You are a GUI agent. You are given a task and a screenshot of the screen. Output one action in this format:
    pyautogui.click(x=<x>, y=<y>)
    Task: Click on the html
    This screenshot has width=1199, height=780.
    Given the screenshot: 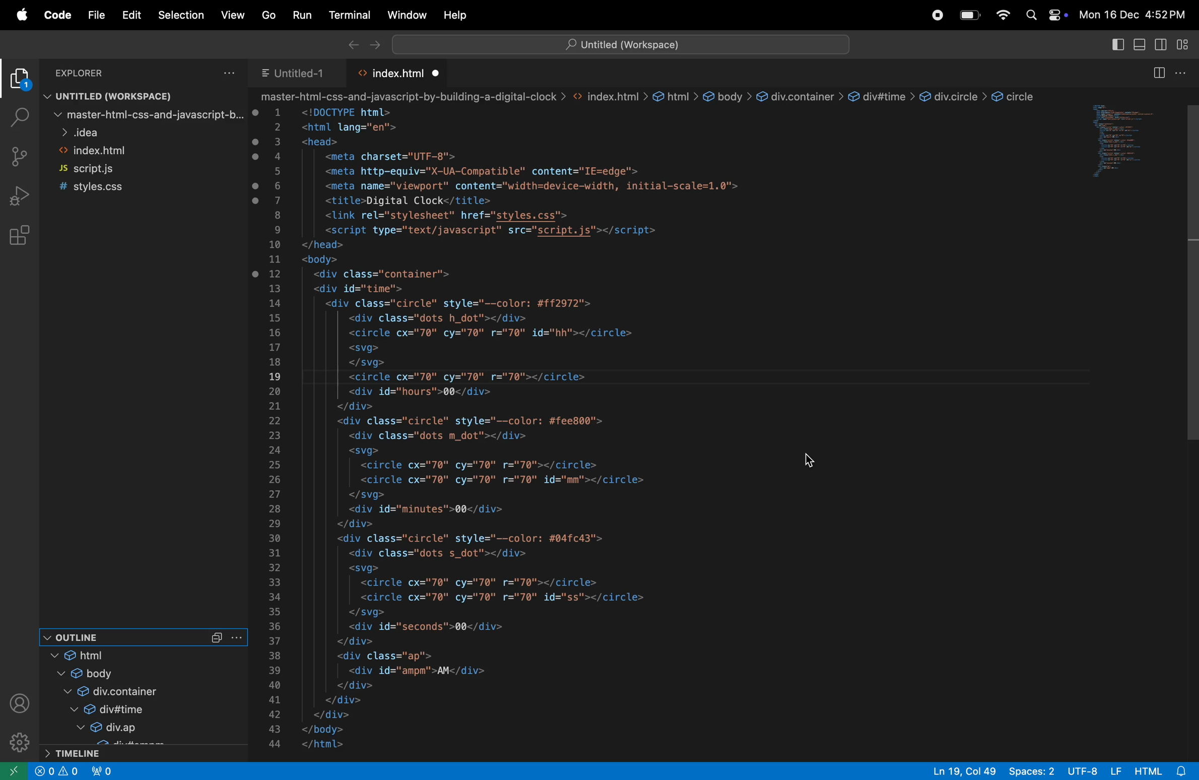 What is the action you would take?
    pyautogui.click(x=97, y=657)
    